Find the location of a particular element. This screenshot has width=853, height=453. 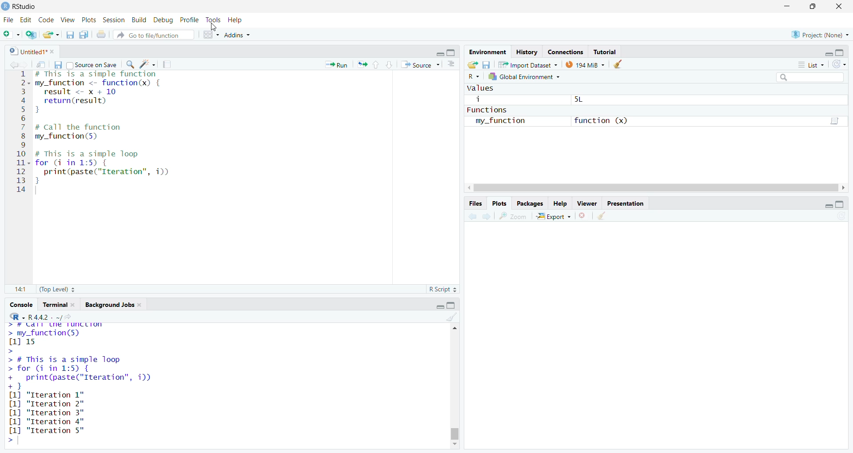

194 MiB is located at coordinates (585, 66).